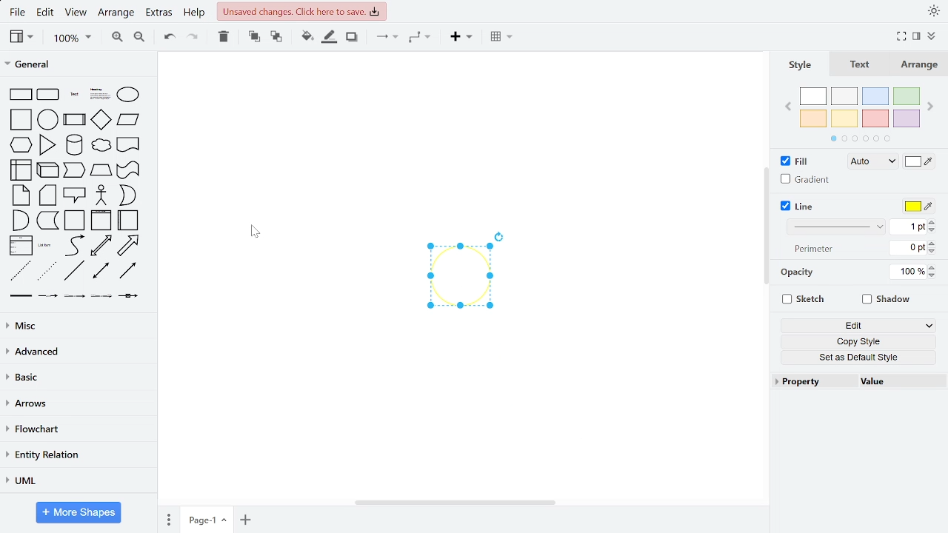 The height and width of the screenshot is (533, 948). What do you see at coordinates (191, 38) in the screenshot?
I see `redo` at bounding box center [191, 38].